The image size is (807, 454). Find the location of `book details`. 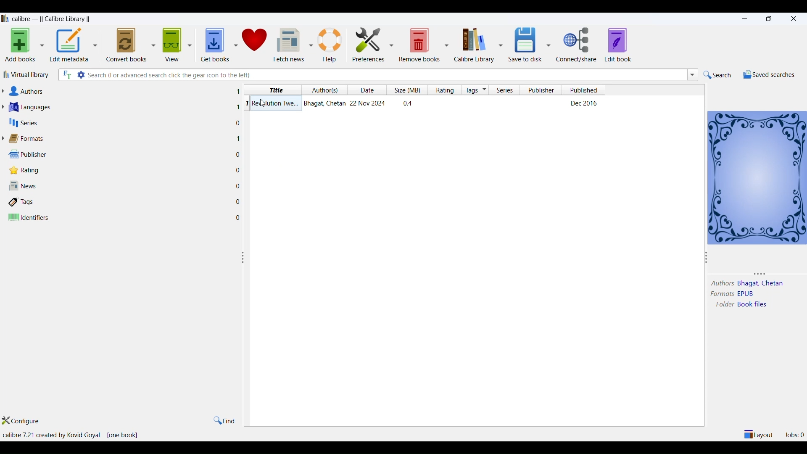

book details is located at coordinates (430, 103).